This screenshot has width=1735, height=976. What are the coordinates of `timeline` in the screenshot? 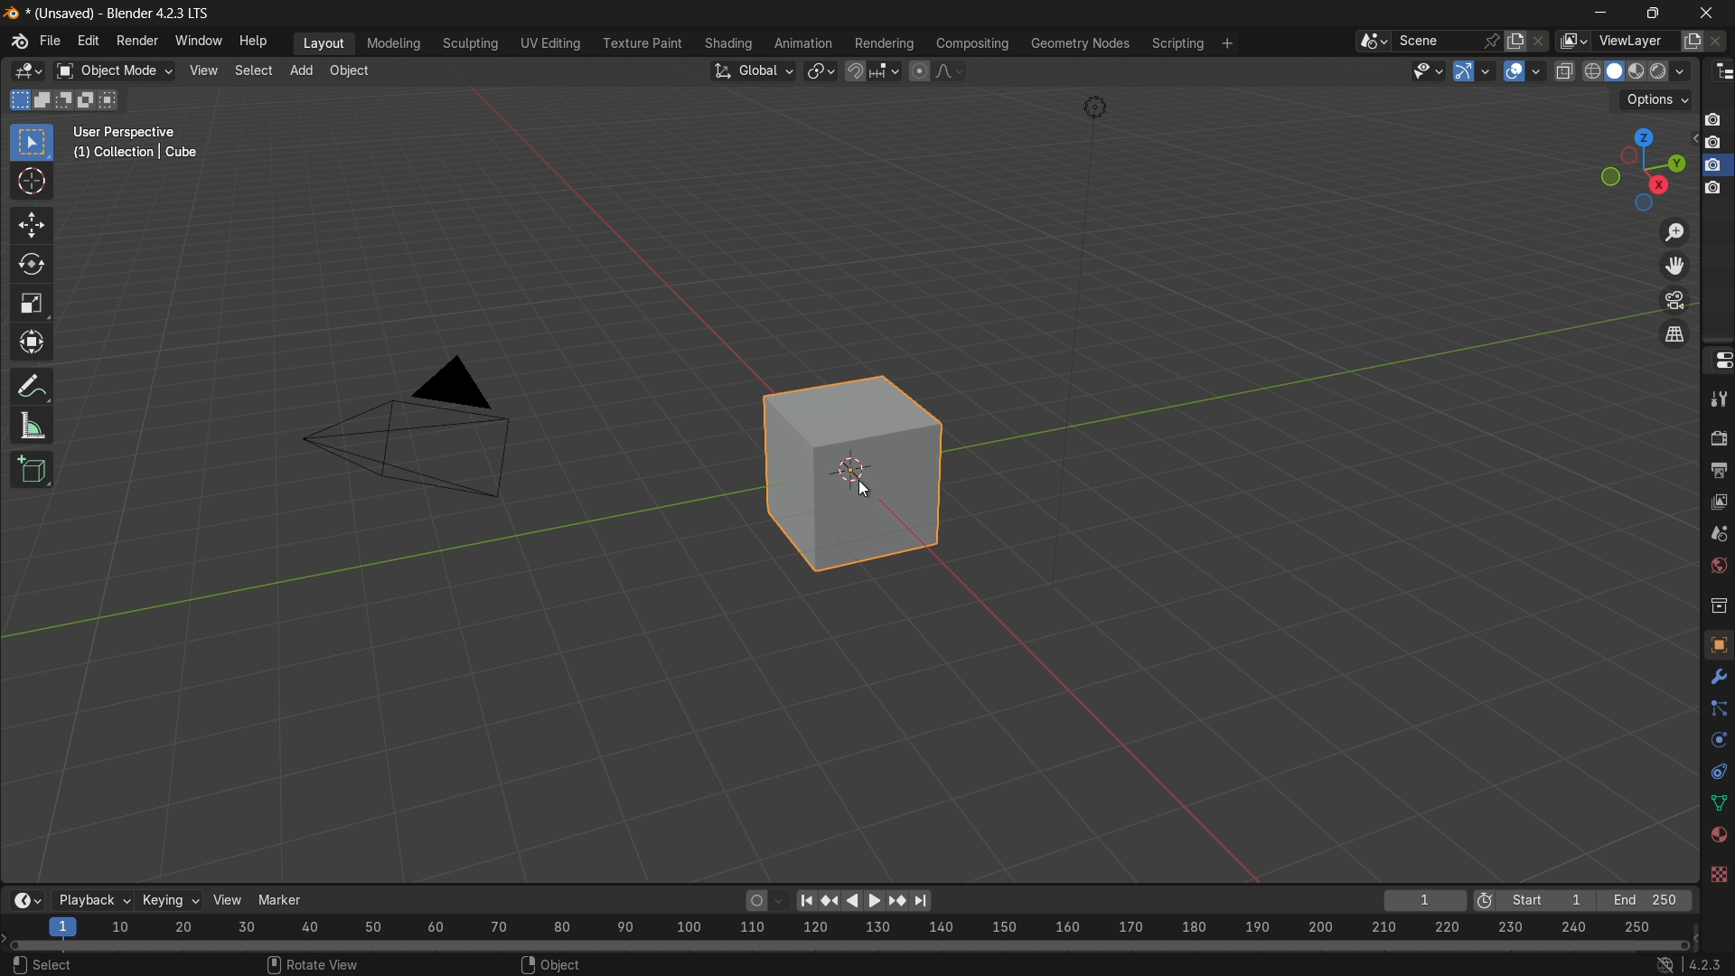 It's located at (22, 902).